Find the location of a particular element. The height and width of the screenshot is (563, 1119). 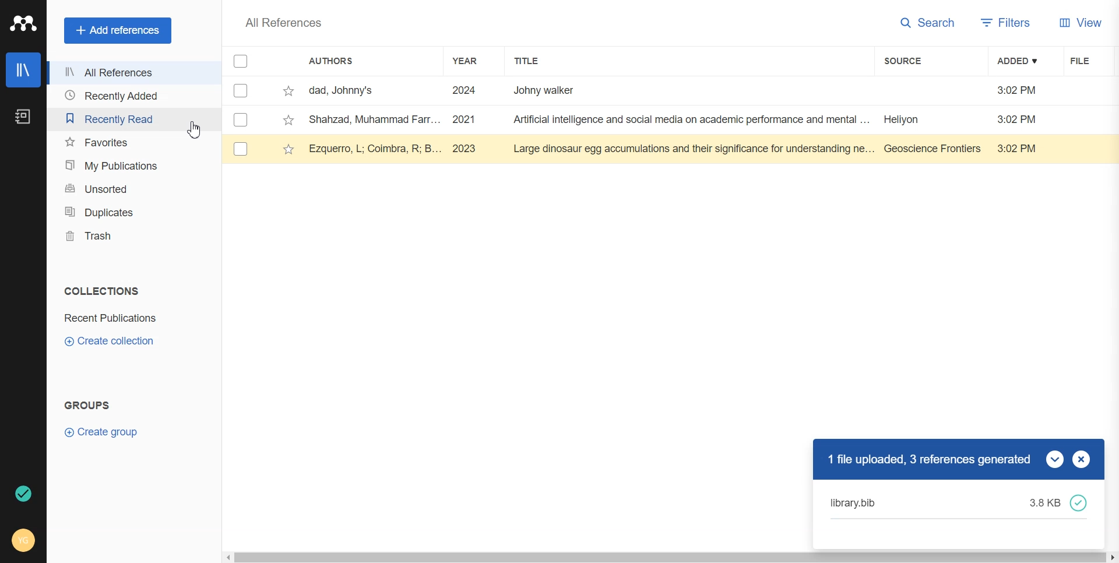

Create Group is located at coordinates (103, 431).